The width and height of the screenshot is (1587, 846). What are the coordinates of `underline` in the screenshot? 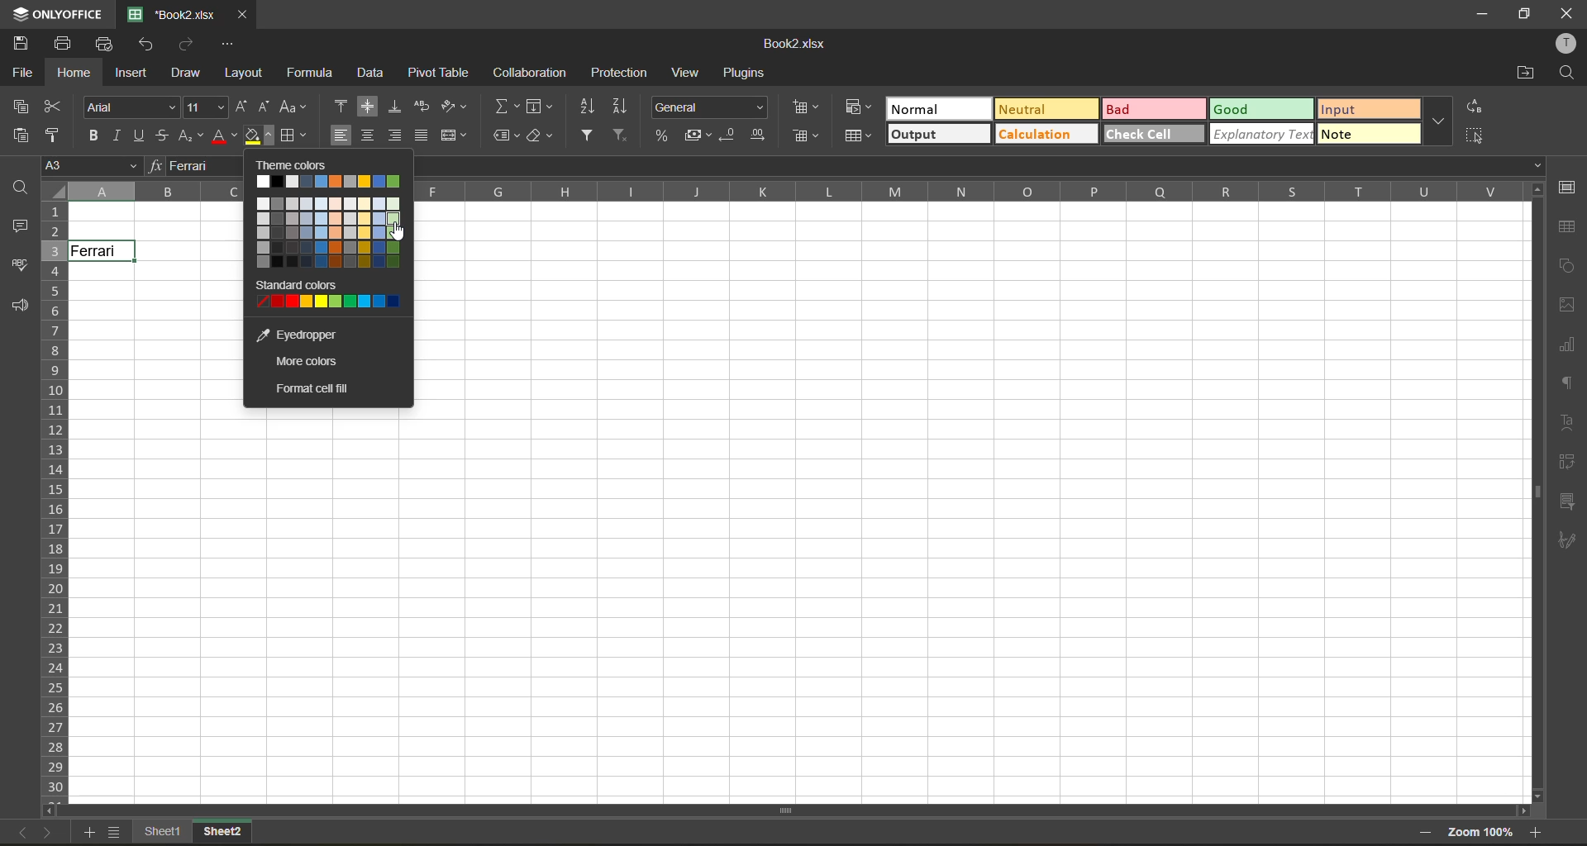 It's located at (144, 134).